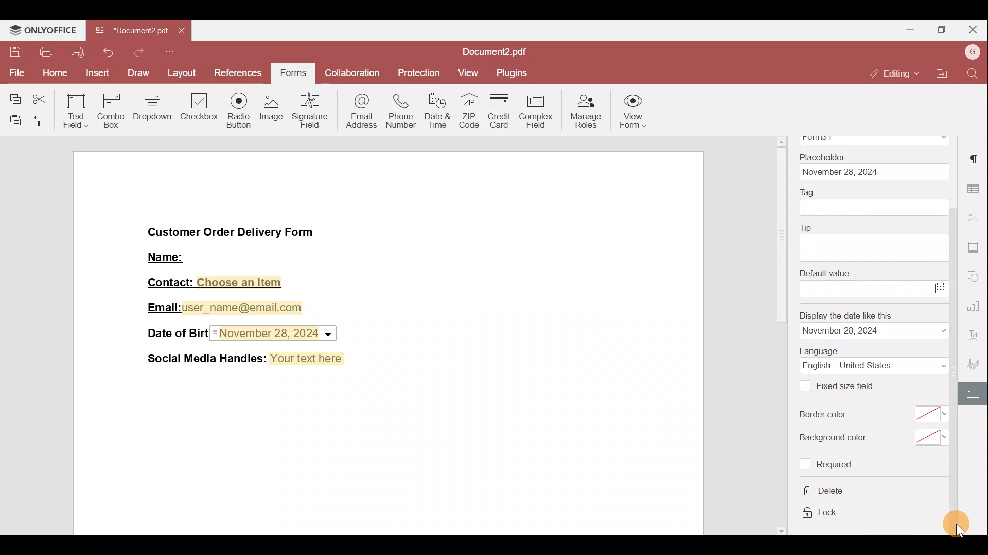 The width and height of the screenshot is (988, 555). I want to click on required, so click(834, 464).